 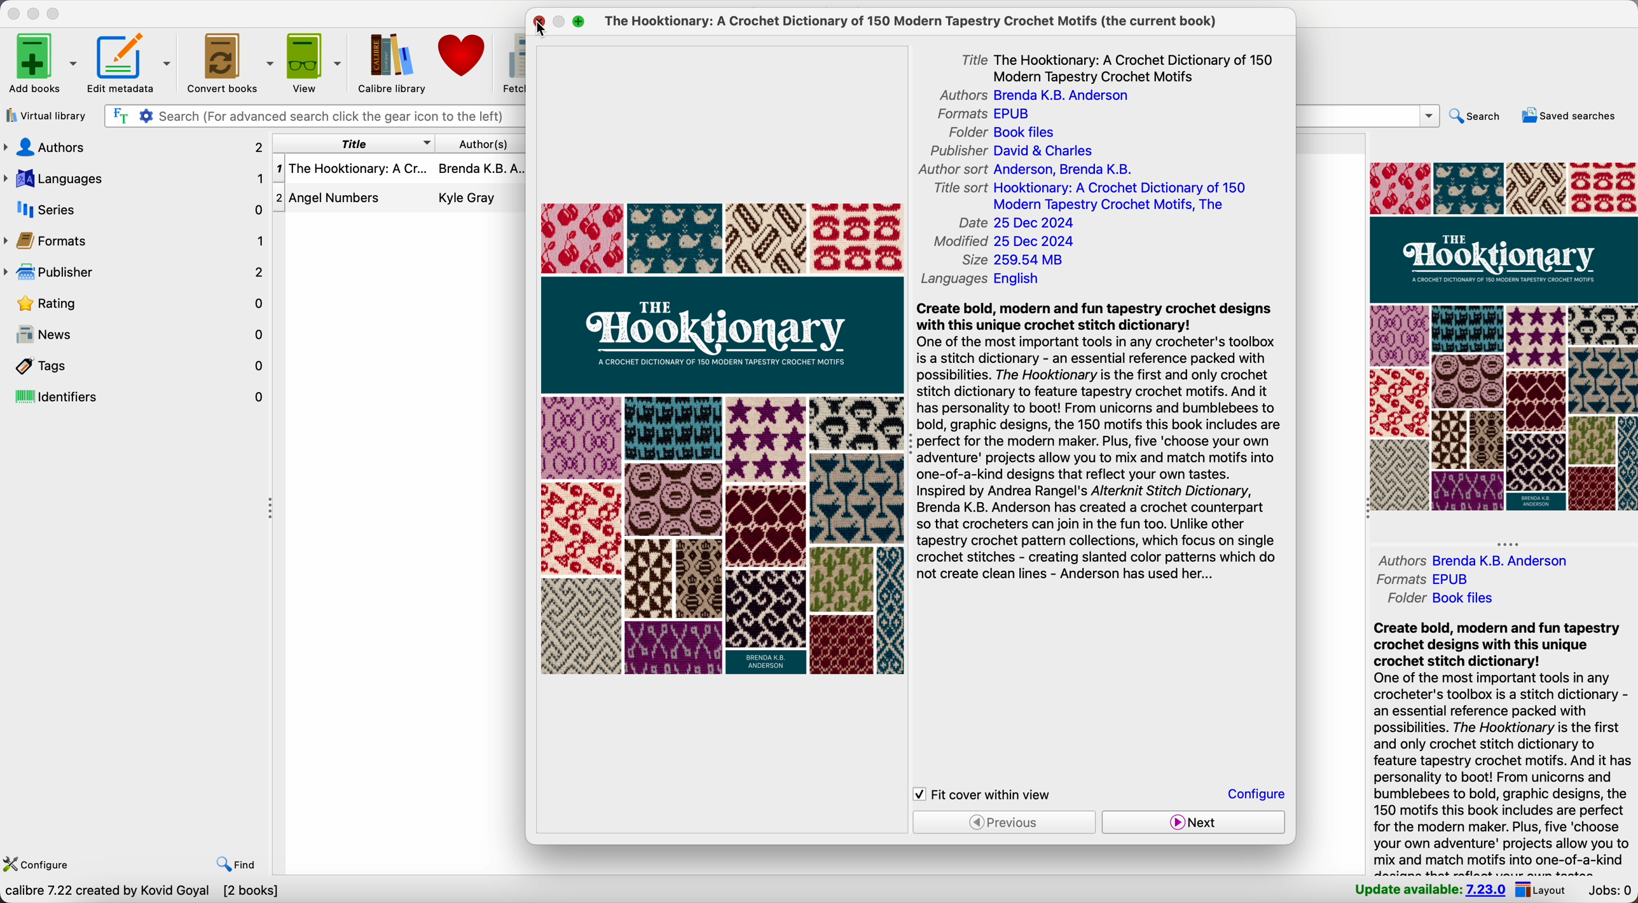 I want to click on maximize, so click(x=579, y=23).